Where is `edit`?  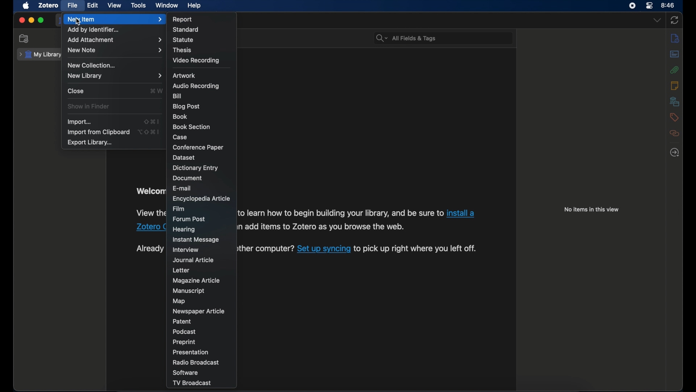
edit is located at coordinates (93, 6).